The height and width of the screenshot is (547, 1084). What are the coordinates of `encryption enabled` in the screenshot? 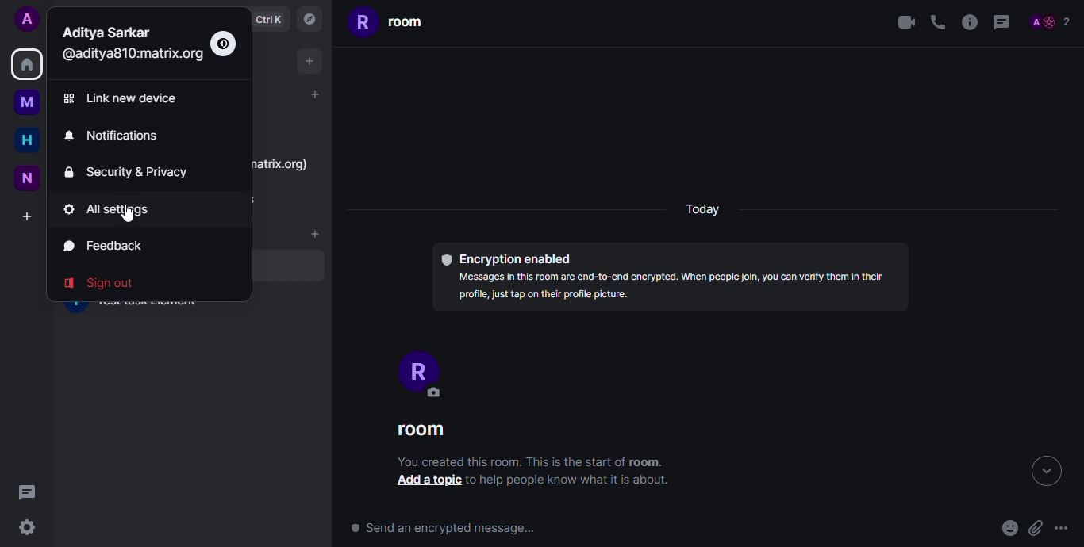 It's located at (505, 258).